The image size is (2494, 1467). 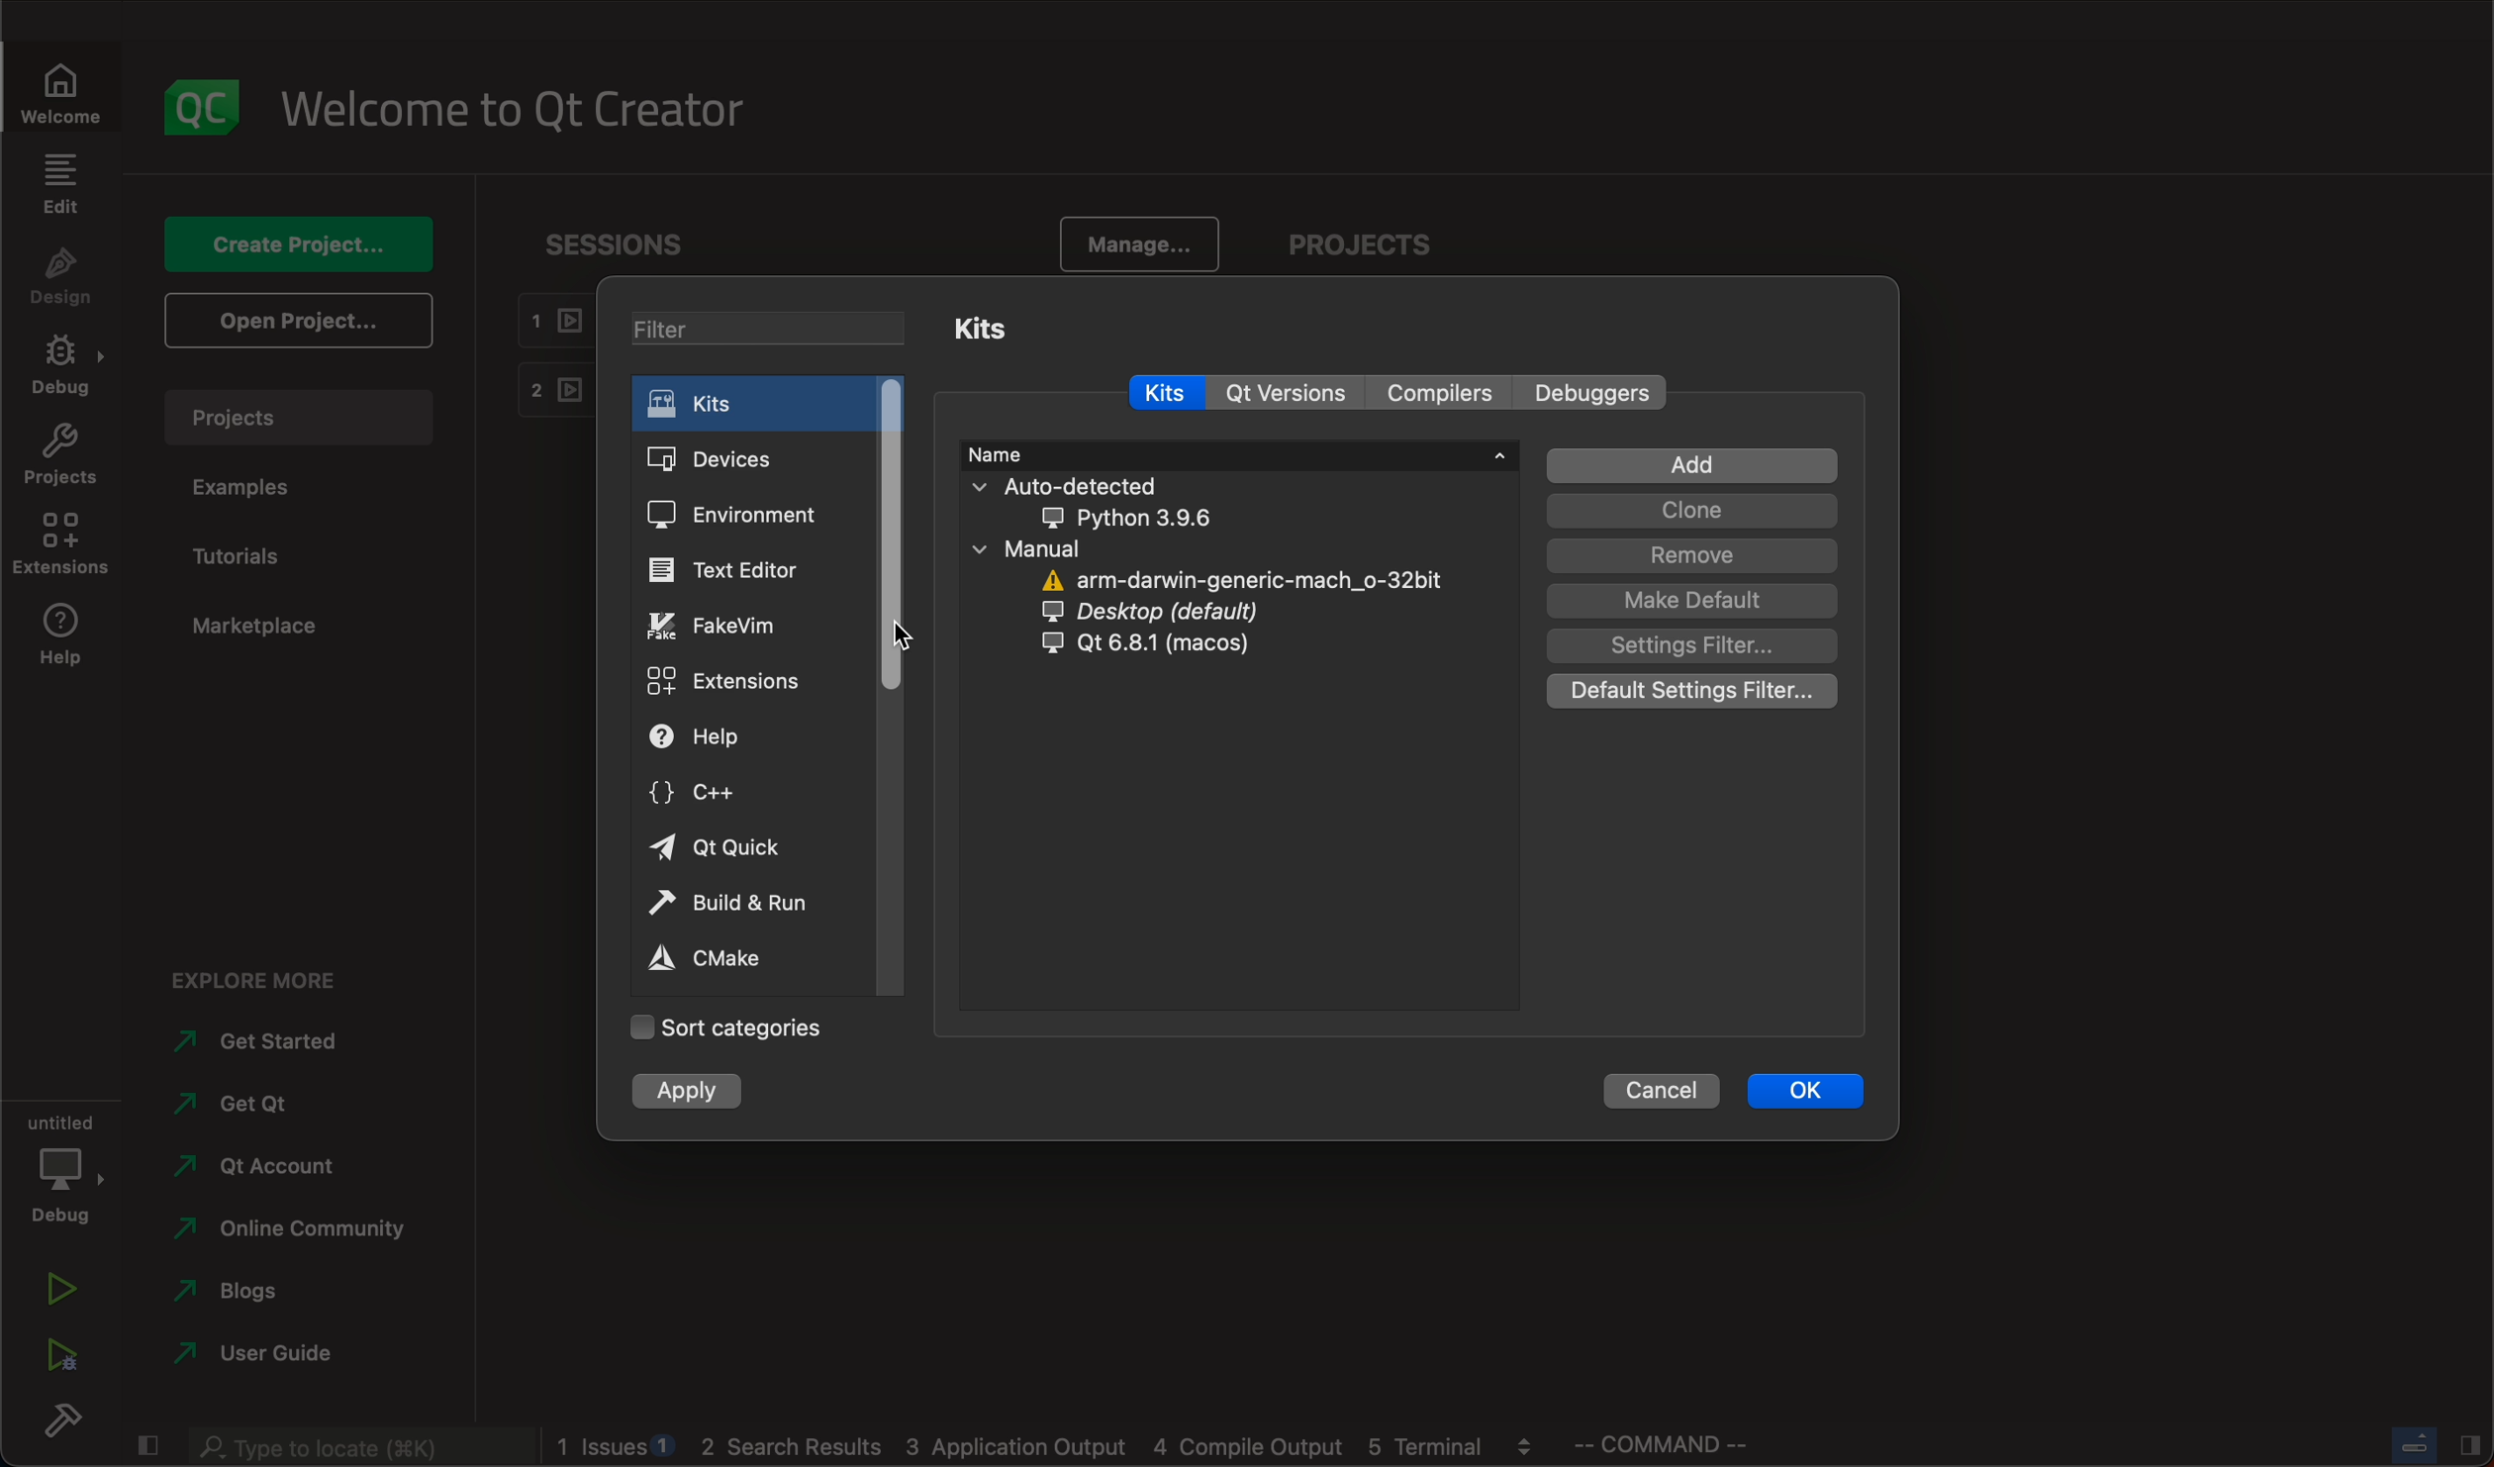 What do you see at coordinates (742, 513) in the screenshot?
I see `environment` at bounding box center [742, 513].